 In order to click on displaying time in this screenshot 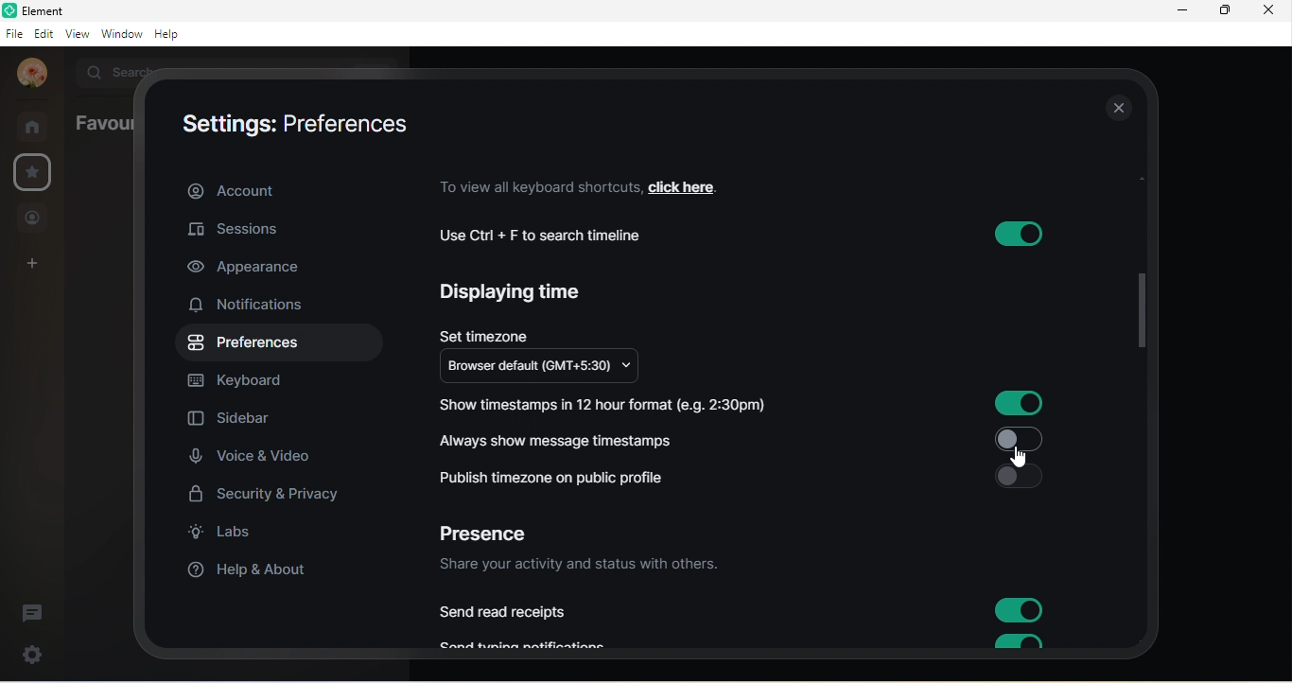, I will do `click(516, 296)`.